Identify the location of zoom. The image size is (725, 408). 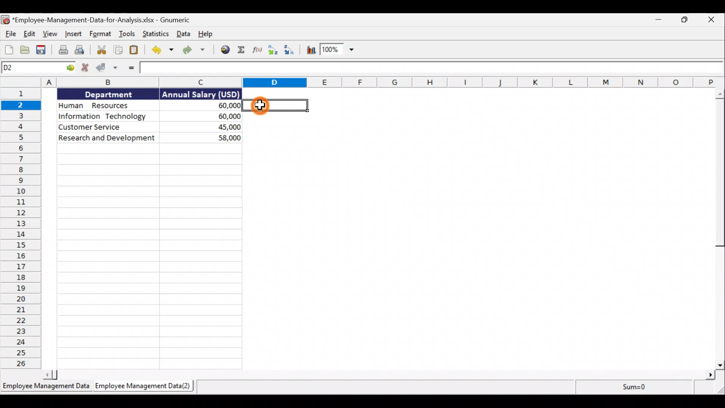
(342, 50).